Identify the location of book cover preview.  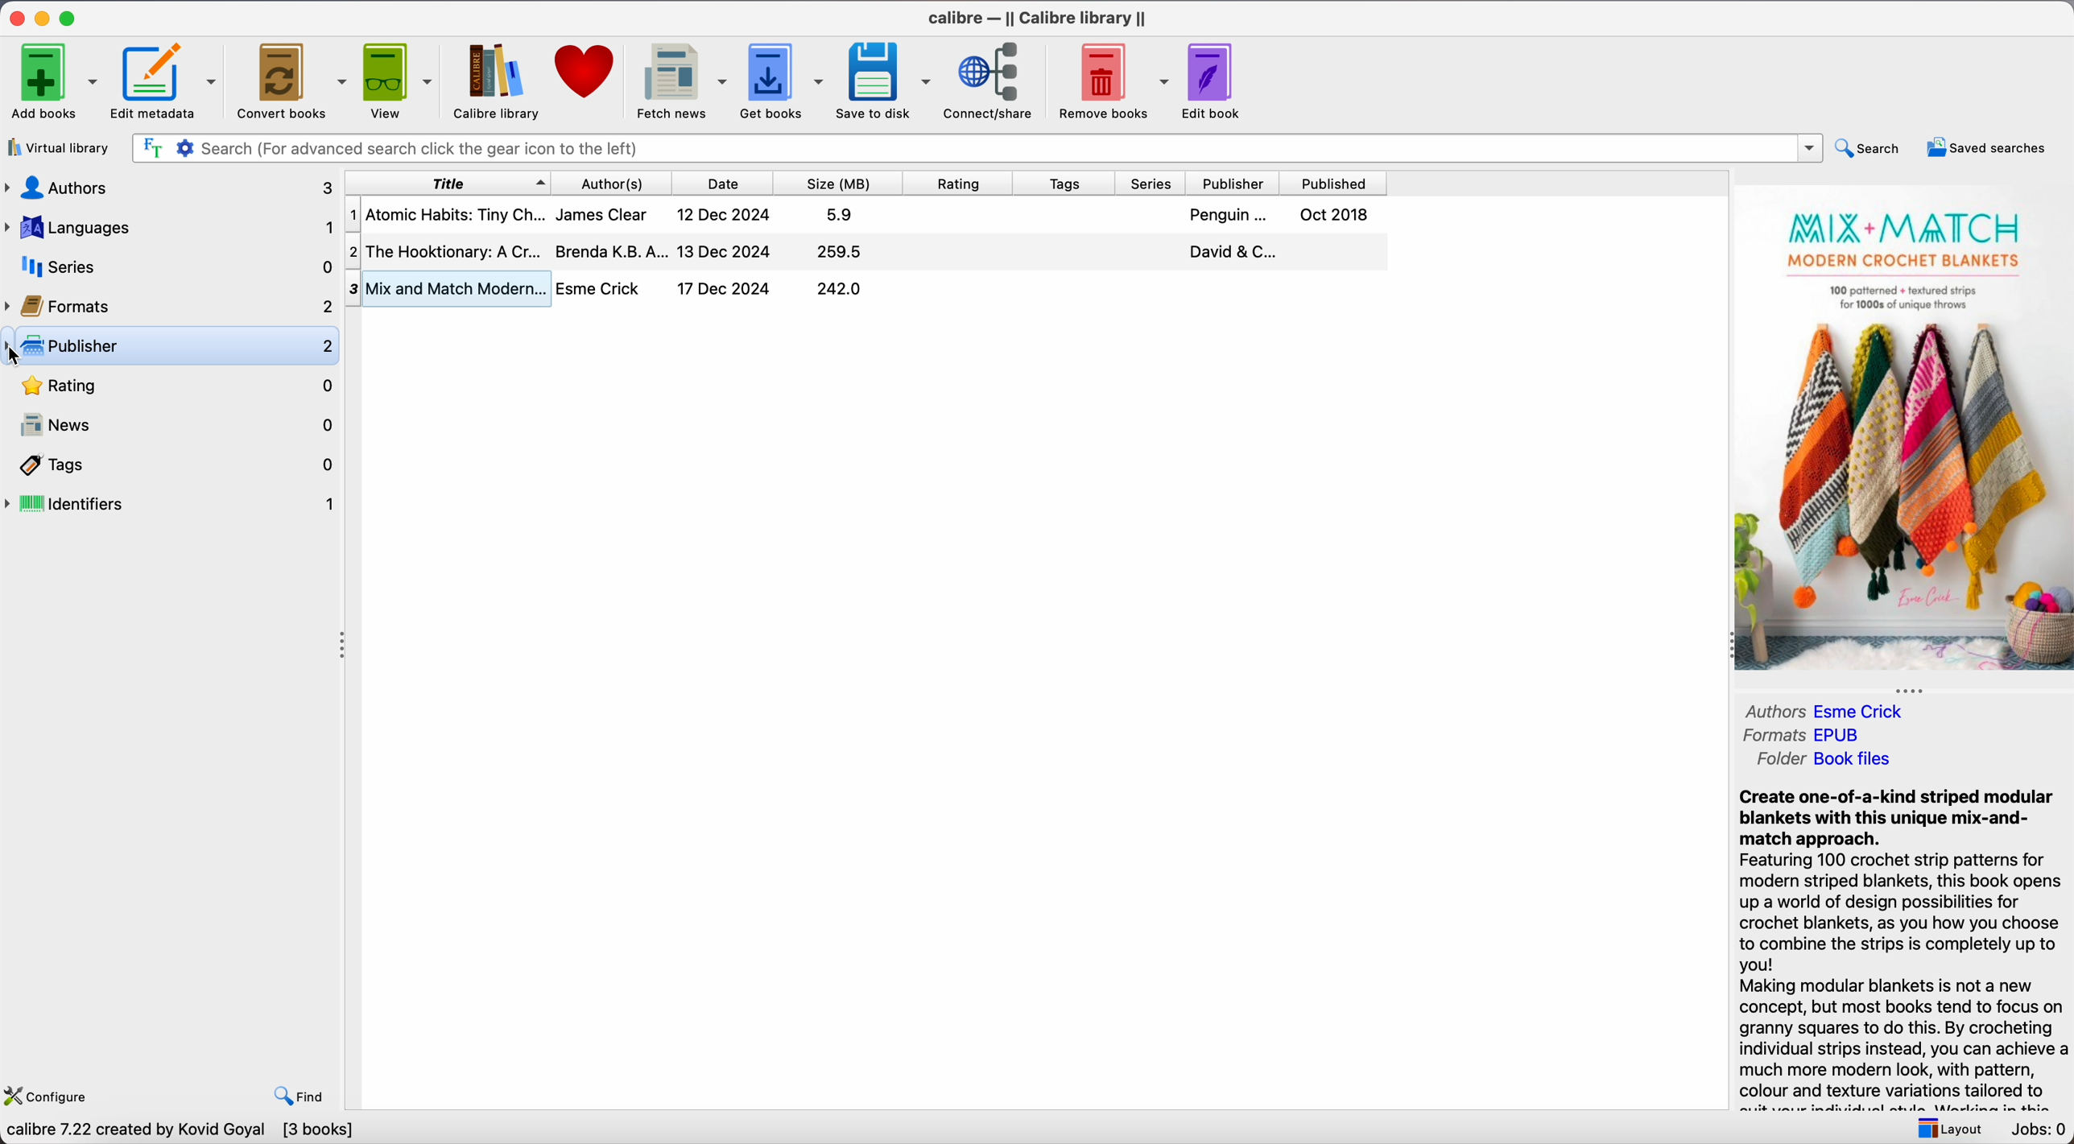
(1904, 430).